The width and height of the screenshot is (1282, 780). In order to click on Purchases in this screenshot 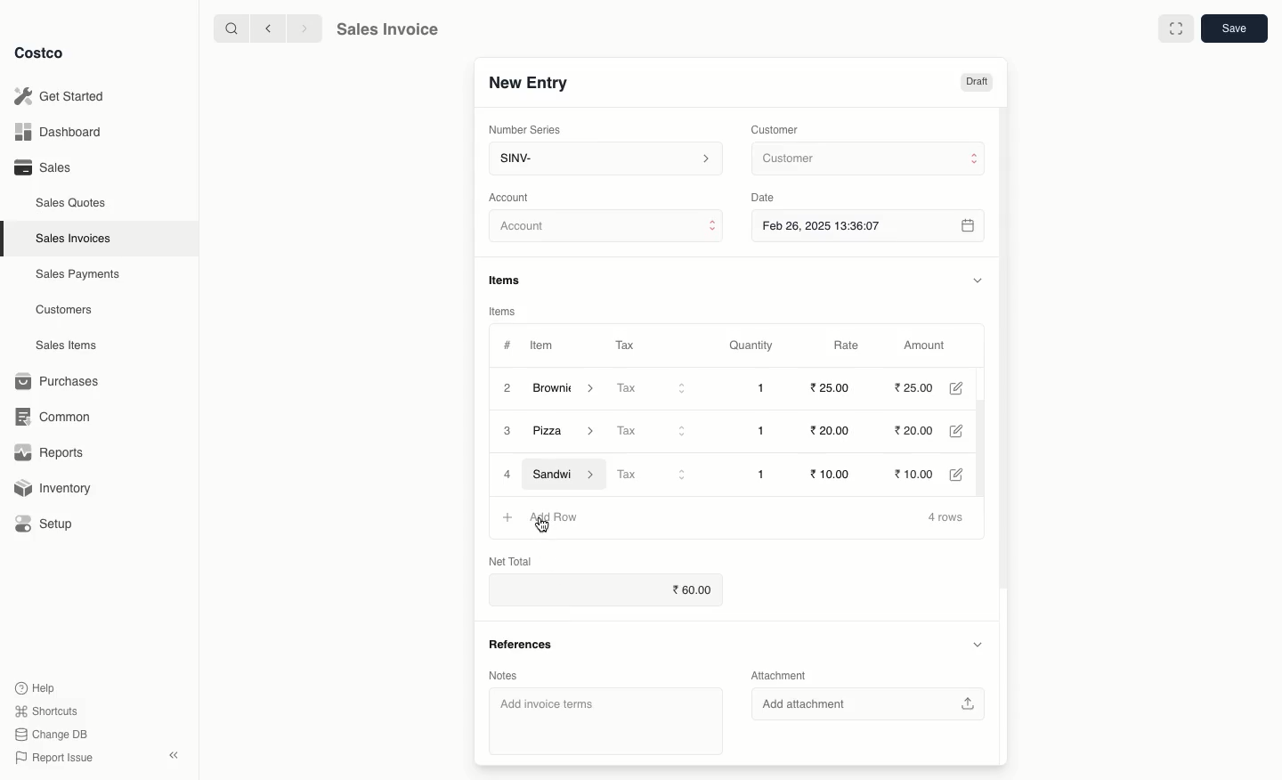, I will do `click(61, 381)`.